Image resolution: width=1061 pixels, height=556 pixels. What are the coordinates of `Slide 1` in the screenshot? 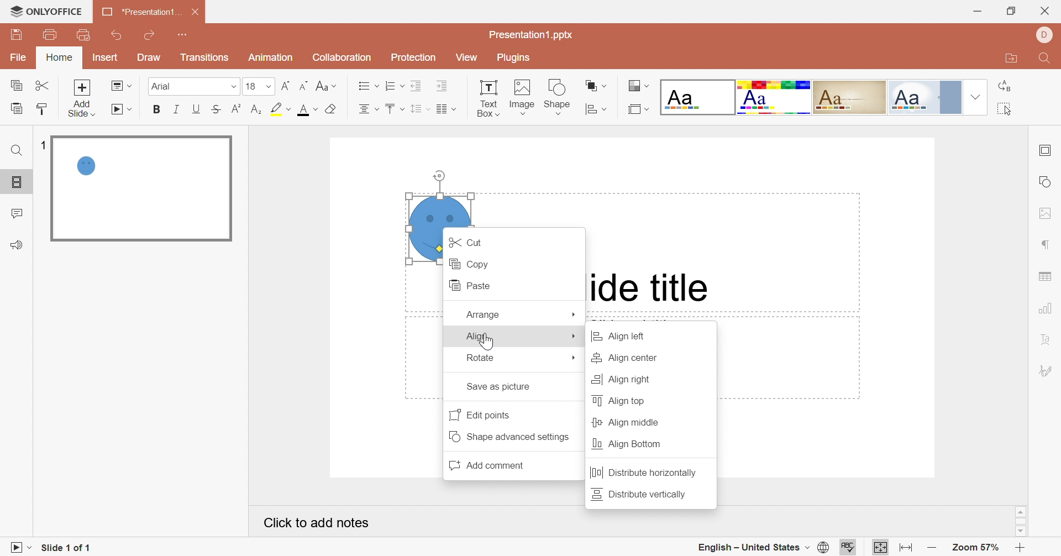 It's located at (140, 189).